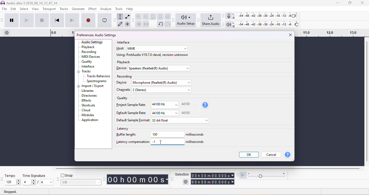 This screenshot has height=195, width=369. Describe the element at coordinates (138, 180) in the screenshot. I see `audacity time` at that location.